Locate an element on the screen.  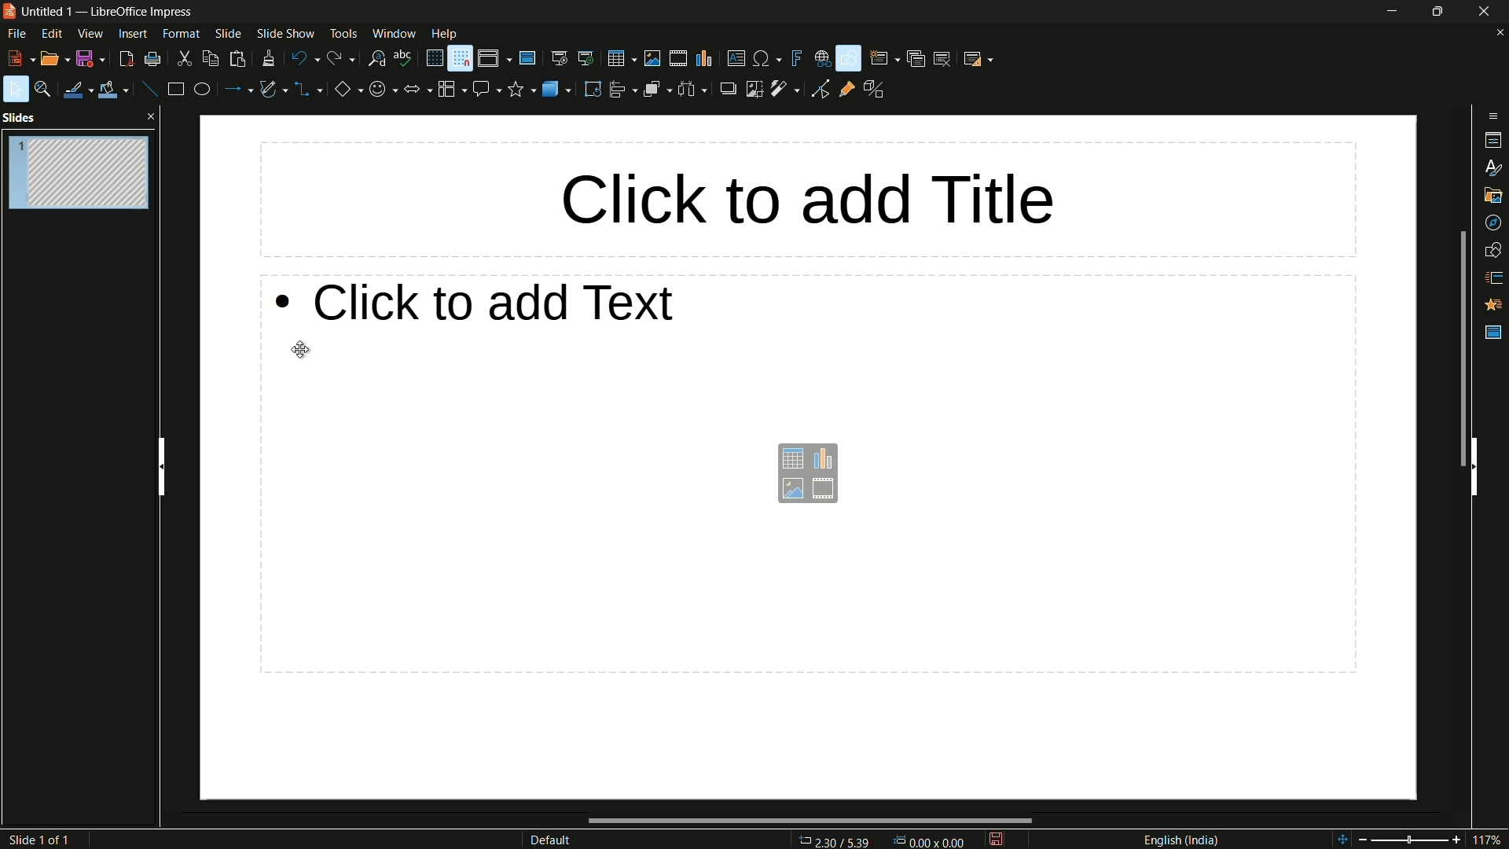
styles is located at coordinates (1492, 168).